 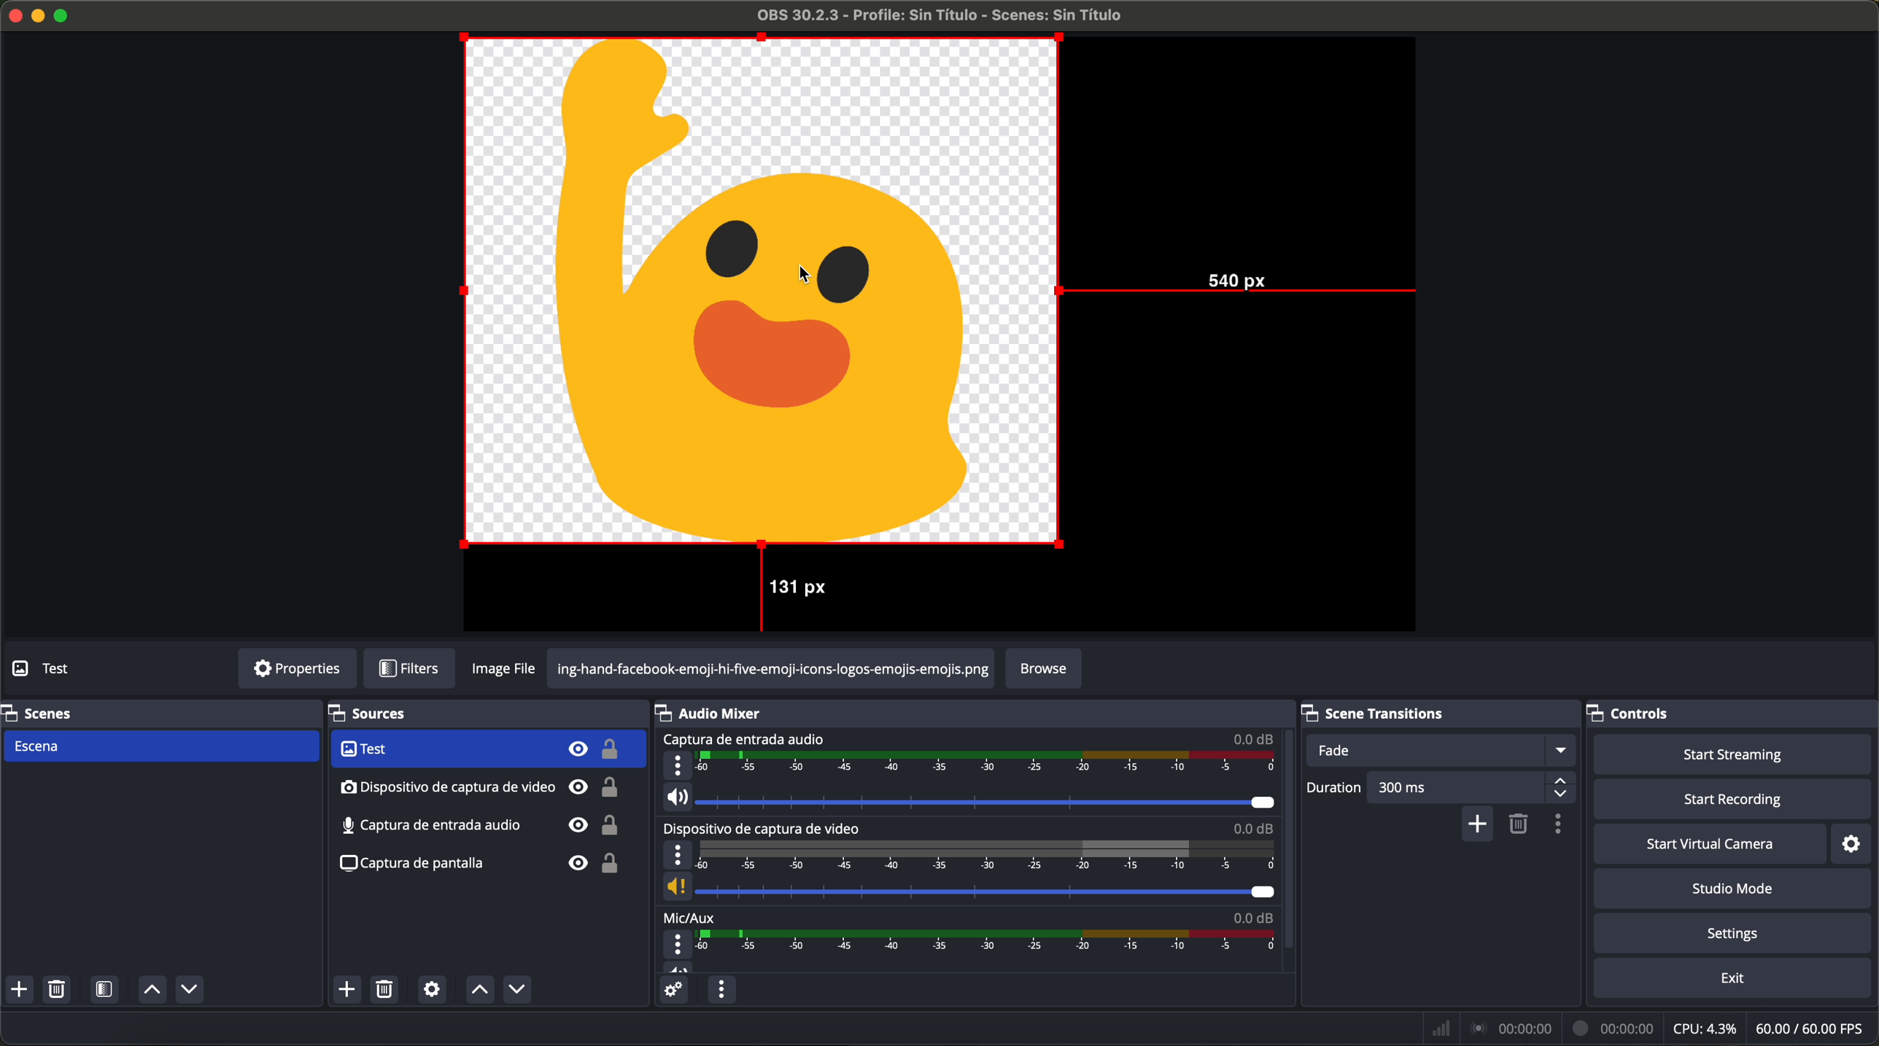 What do you see at coordinates (743, 739) in the screenshot?
I see `audio input capture` at bounding box center [743, 739].